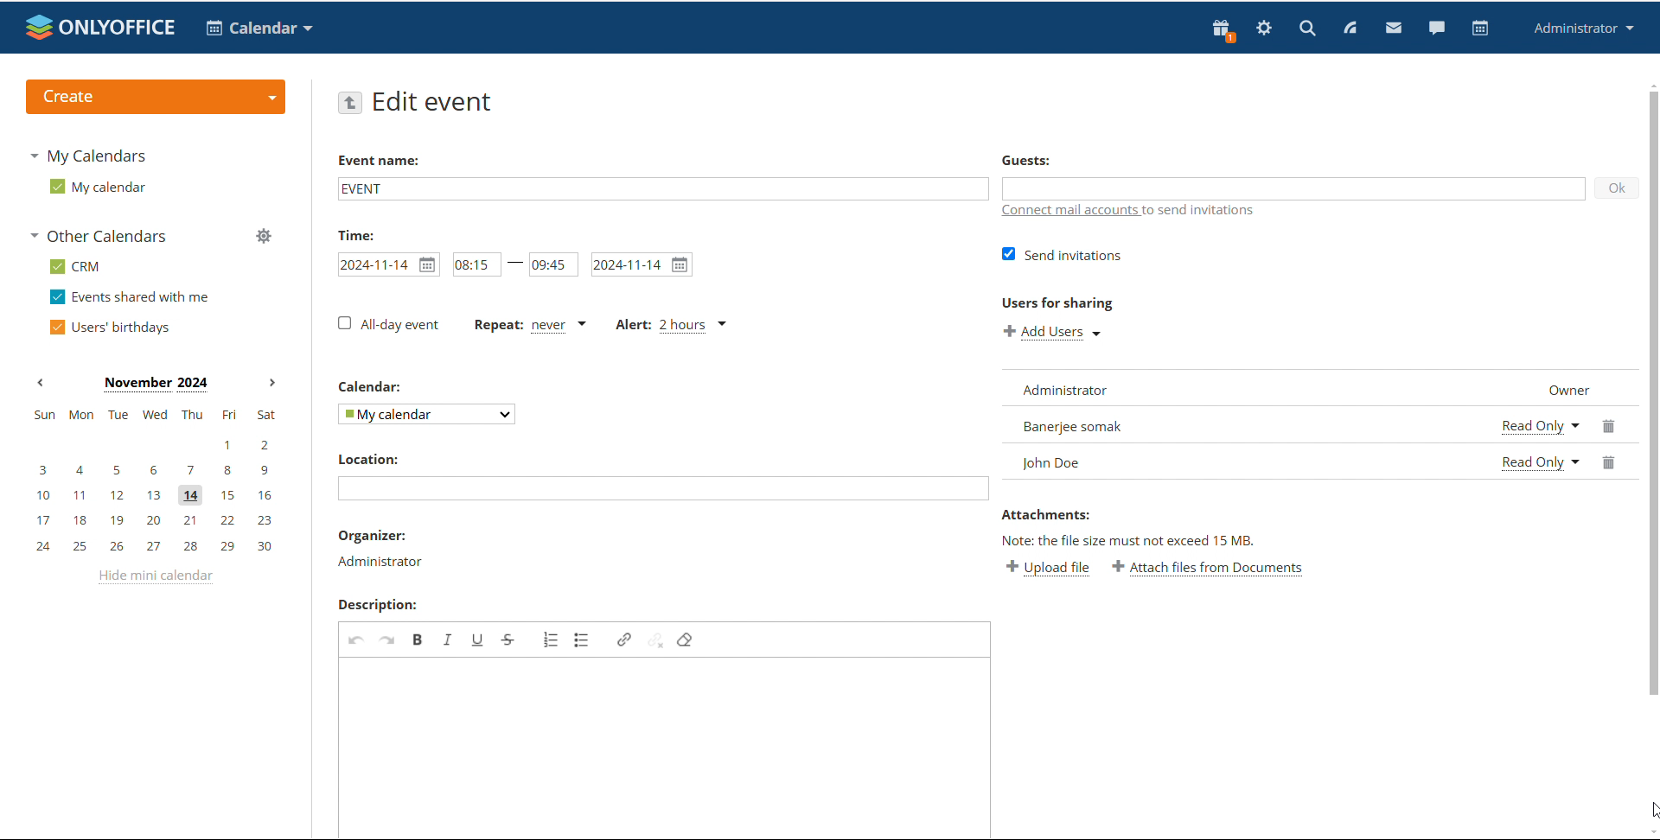 This screenshot has width=1660, height=840. Describe the element at coordinates (111, 328) in the screenshot. I see `users' birthdays` at that location.